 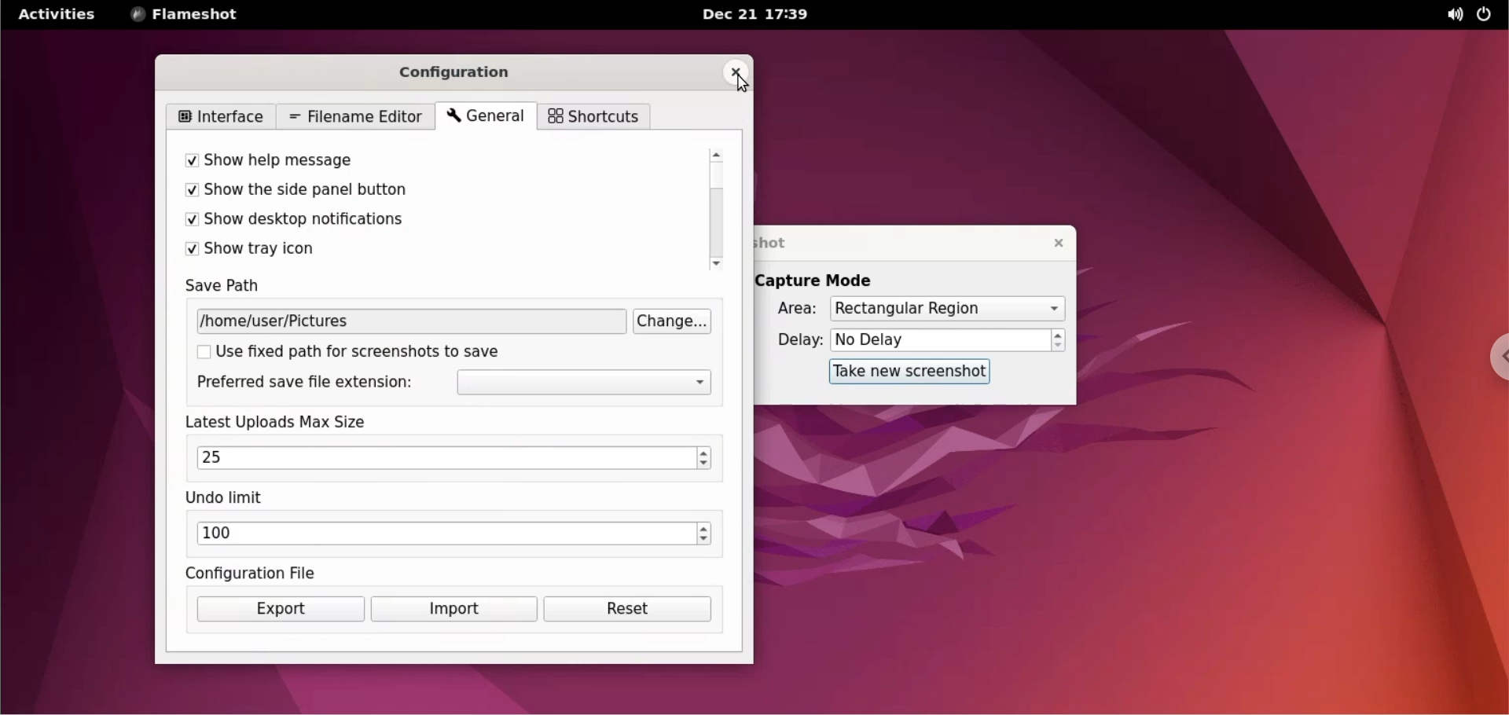 What do you see at coordinates (417, 163) in the screenshot?
I see `show help message checkbox` at bounding box center [417, 163].